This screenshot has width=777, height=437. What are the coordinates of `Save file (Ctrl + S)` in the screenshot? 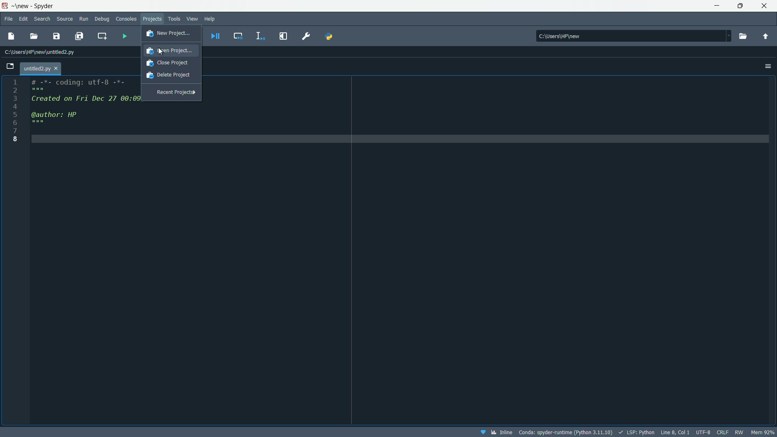 It's located at (57, 36).